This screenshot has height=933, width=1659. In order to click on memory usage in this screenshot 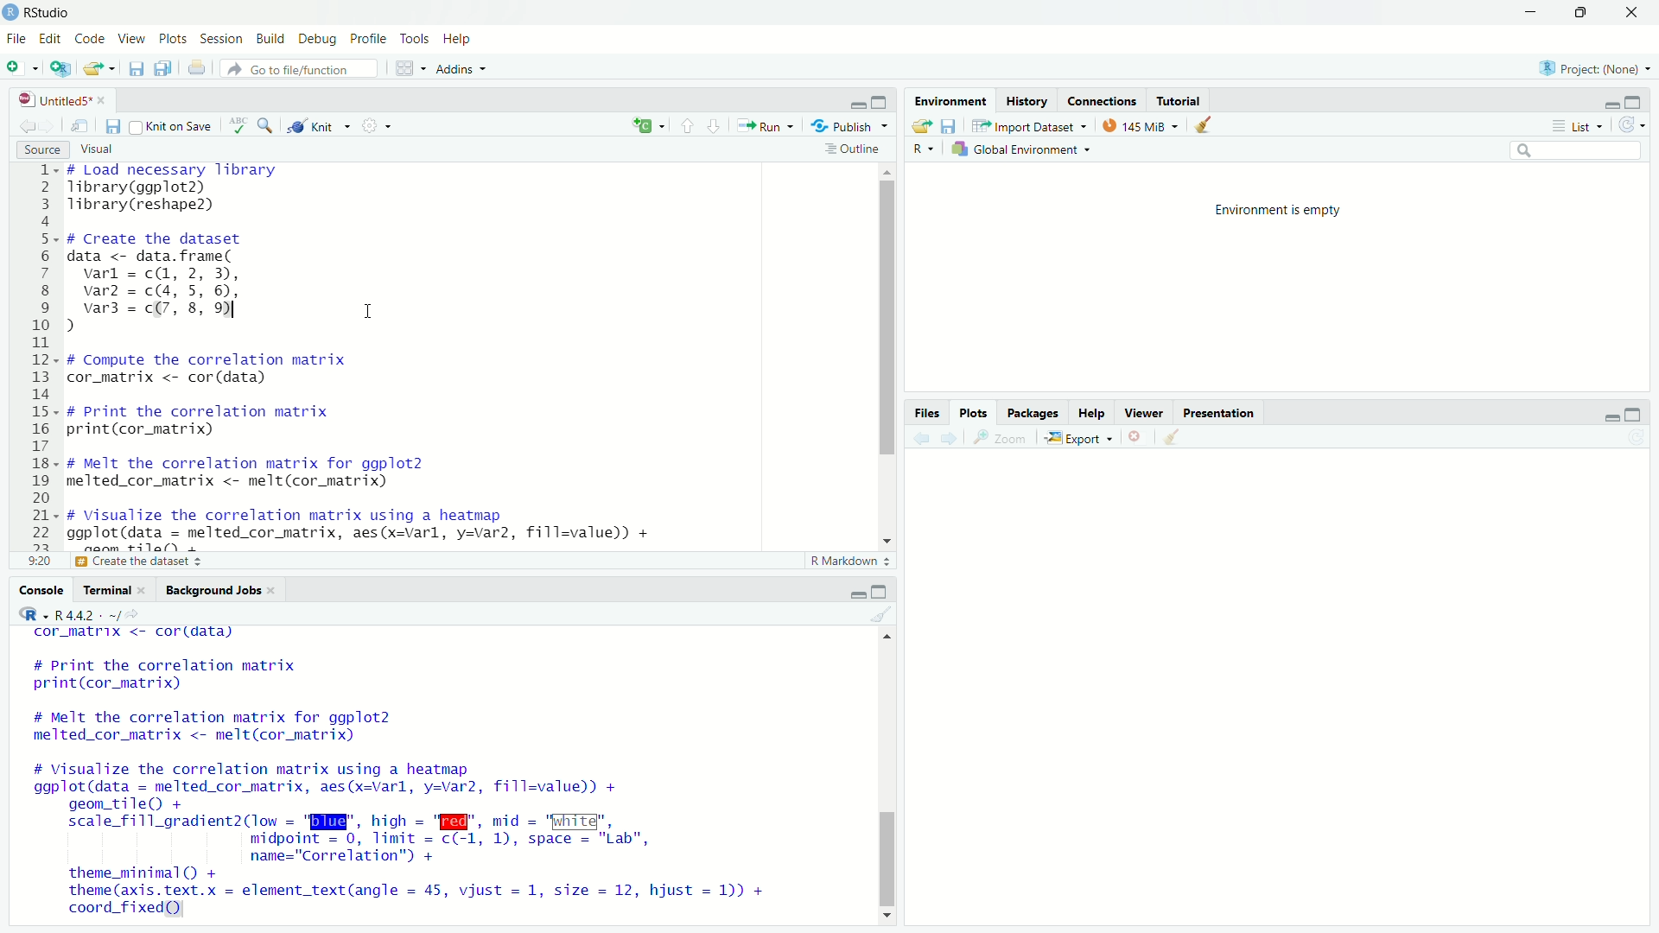, I will do `click(1139, 125)`.